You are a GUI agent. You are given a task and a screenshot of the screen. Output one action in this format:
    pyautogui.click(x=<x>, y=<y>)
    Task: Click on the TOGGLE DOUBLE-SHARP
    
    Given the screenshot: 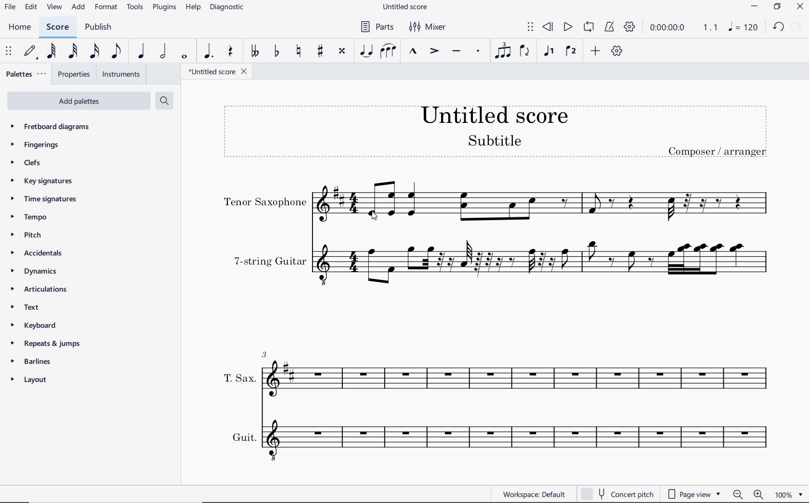 What is the action you would take?
    pyautogui.click(x=342, y=52)
    